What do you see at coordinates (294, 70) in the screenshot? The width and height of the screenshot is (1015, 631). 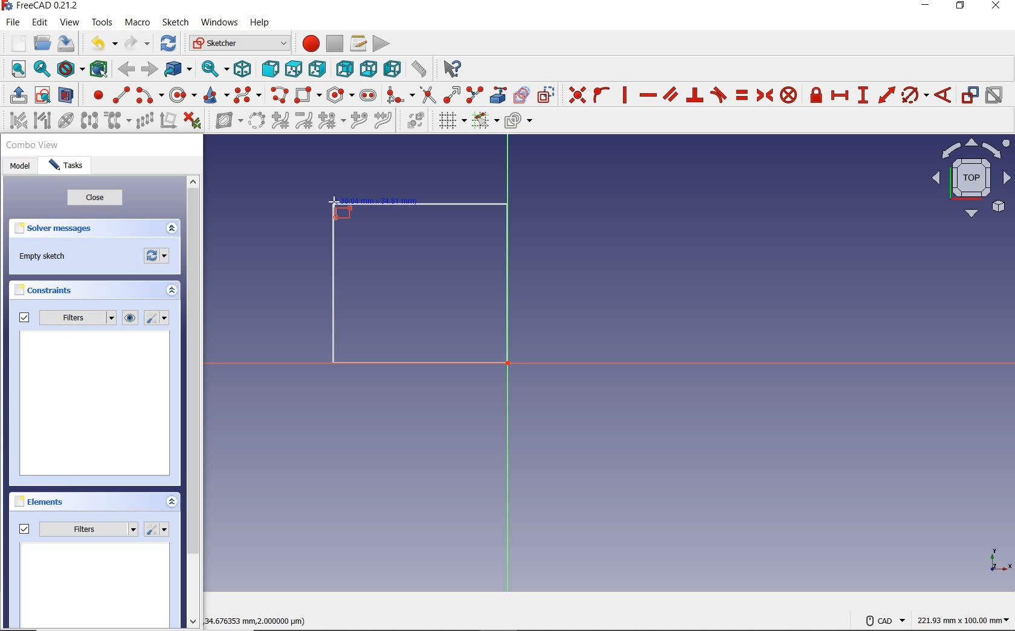 I see `top` at bounding box center [294, 70].